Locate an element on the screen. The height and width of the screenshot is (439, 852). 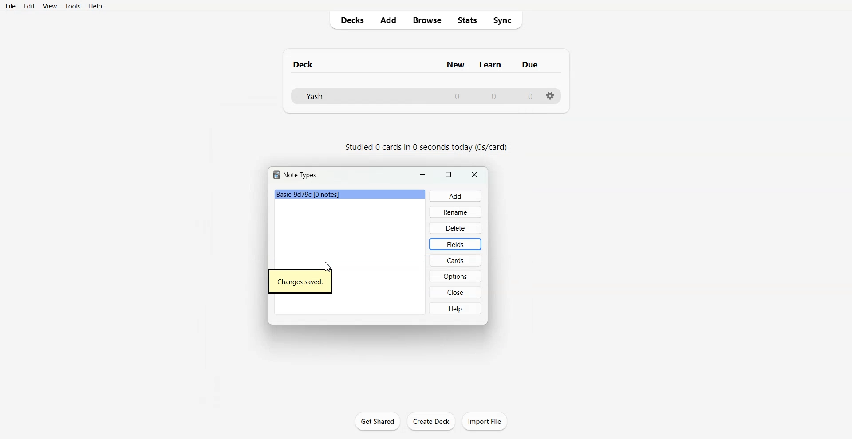
Fields is located at coordinates (455, 244).